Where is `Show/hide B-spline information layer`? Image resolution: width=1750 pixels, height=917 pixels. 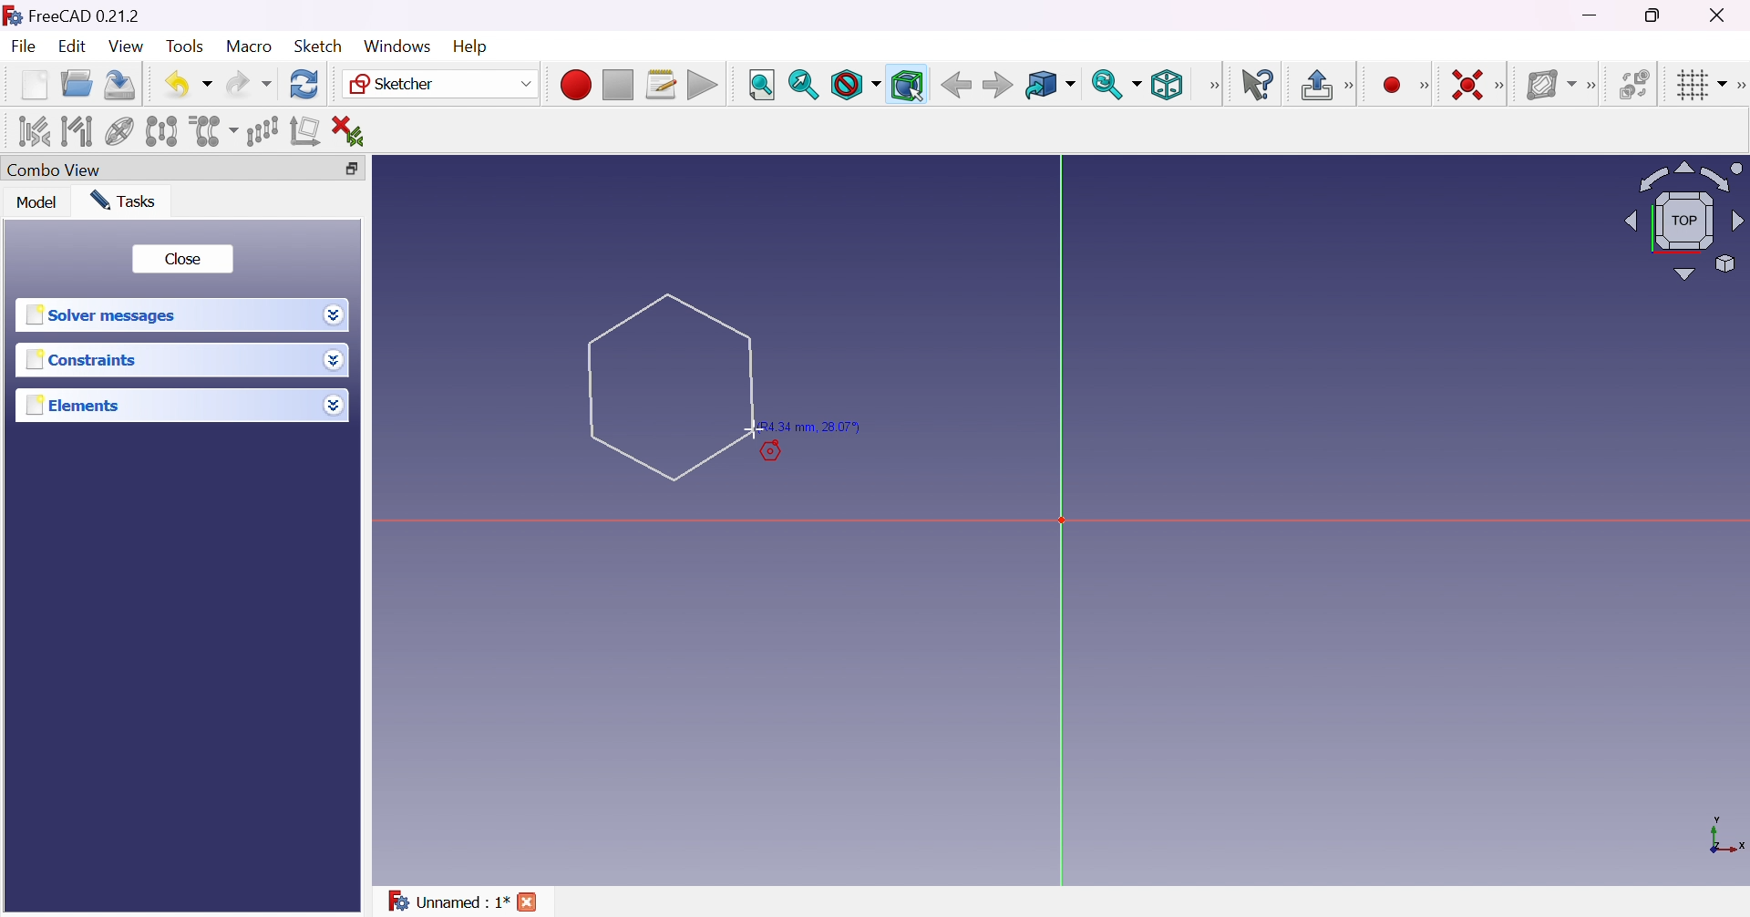
Show/hide B-spline information layer is located at coordinates (1549, 85).